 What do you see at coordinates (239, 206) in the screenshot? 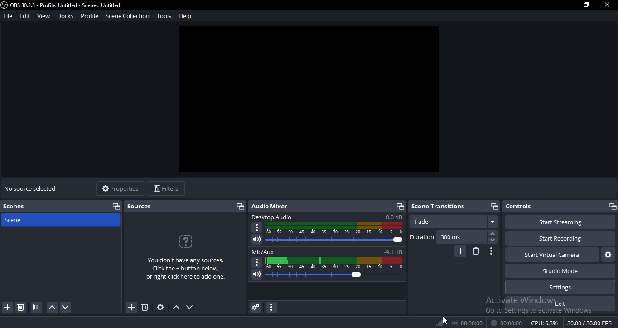
I see `restore` at bounding box center [239, 206].